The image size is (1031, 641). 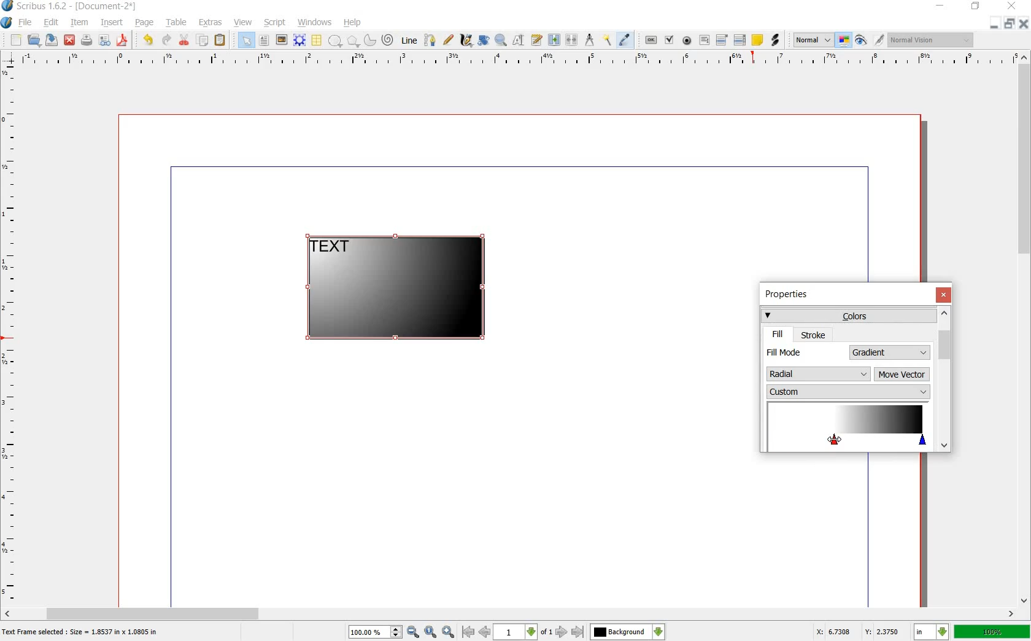 I want to click on fill, so click(x=778, y=334).